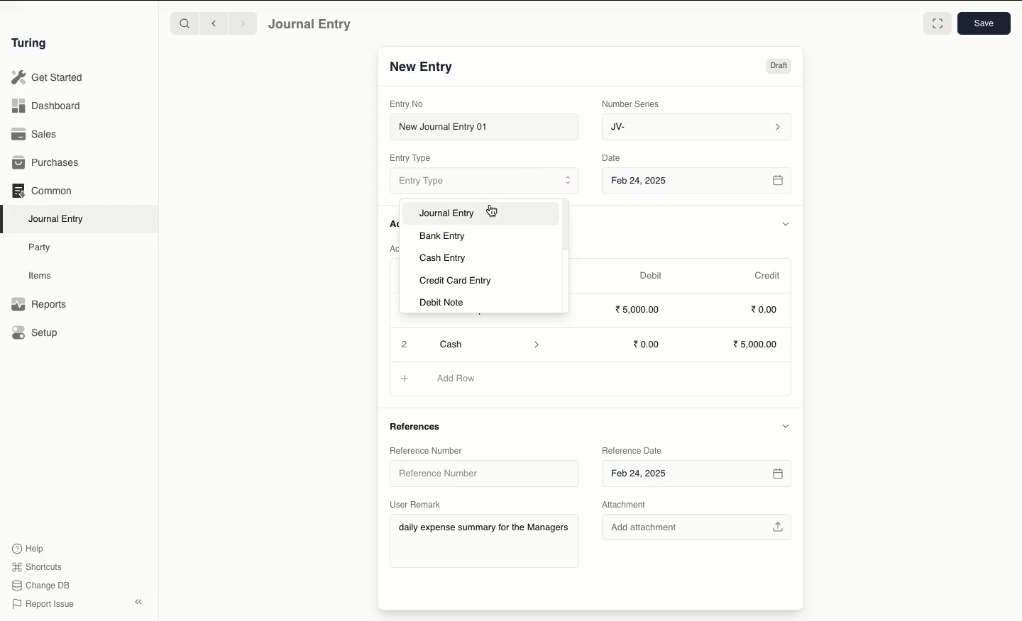 Image resolution: width=1022 pixels, height=621 pixels. What do you see at coordinates (39, 304) in the screenshot?
I see `Reports` at bounding box center [39, 304].